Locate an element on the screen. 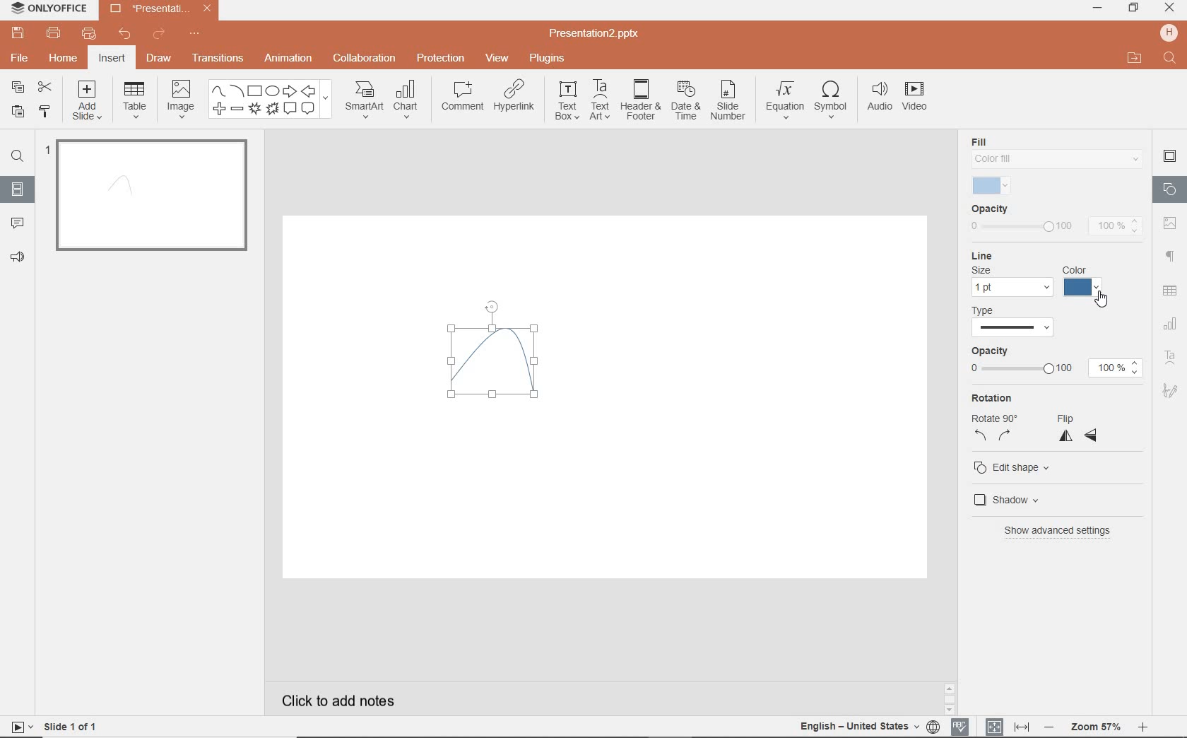  FEEDBACK & SUPPORT is located at coordinates (17, 257).